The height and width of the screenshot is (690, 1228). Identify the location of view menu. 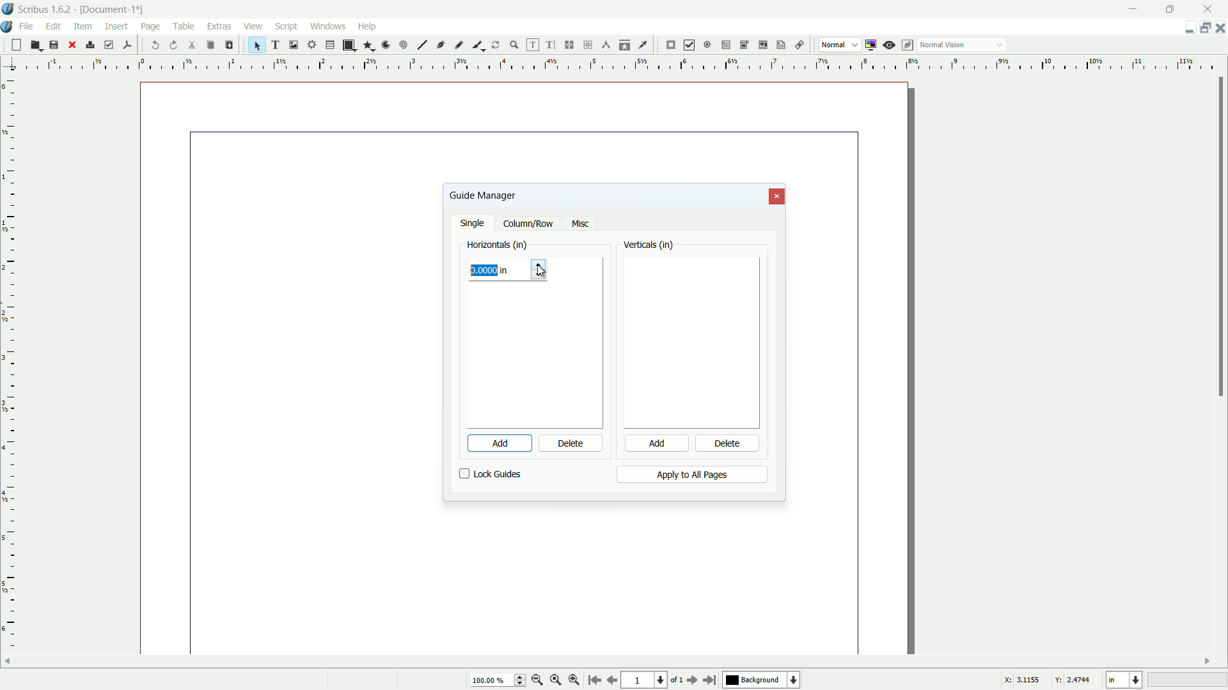
(251, 26).